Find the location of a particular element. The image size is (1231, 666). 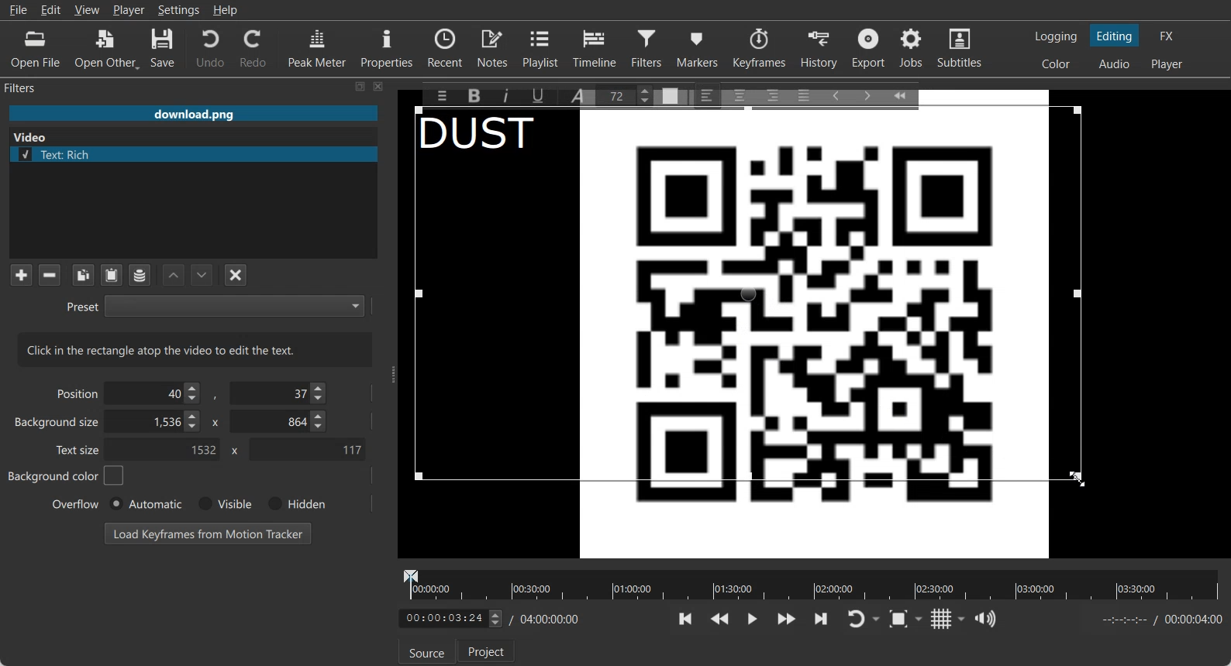

Open Other is located at coordinates (107, 49).